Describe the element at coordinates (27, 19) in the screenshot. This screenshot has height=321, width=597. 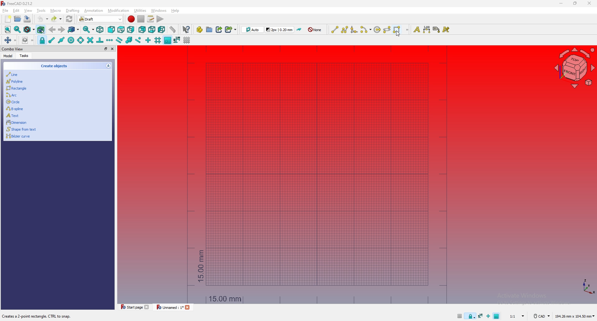
I see `save` at that location.